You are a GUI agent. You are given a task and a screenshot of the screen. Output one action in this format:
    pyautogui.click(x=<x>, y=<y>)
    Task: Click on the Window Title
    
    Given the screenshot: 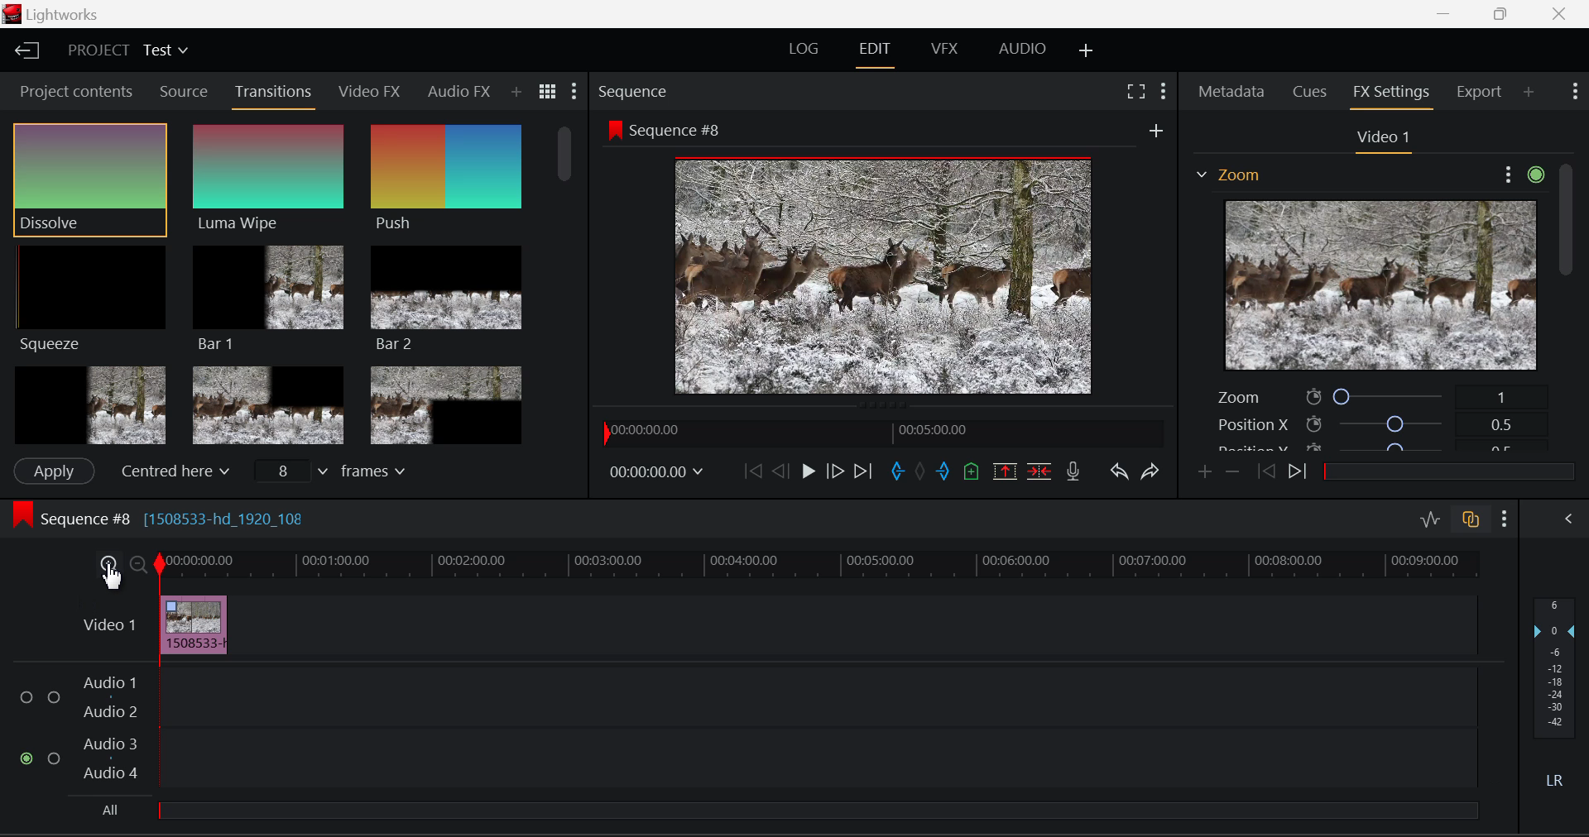 What is the action you would take?
    pyautogui.click(x=54, y=14)
    